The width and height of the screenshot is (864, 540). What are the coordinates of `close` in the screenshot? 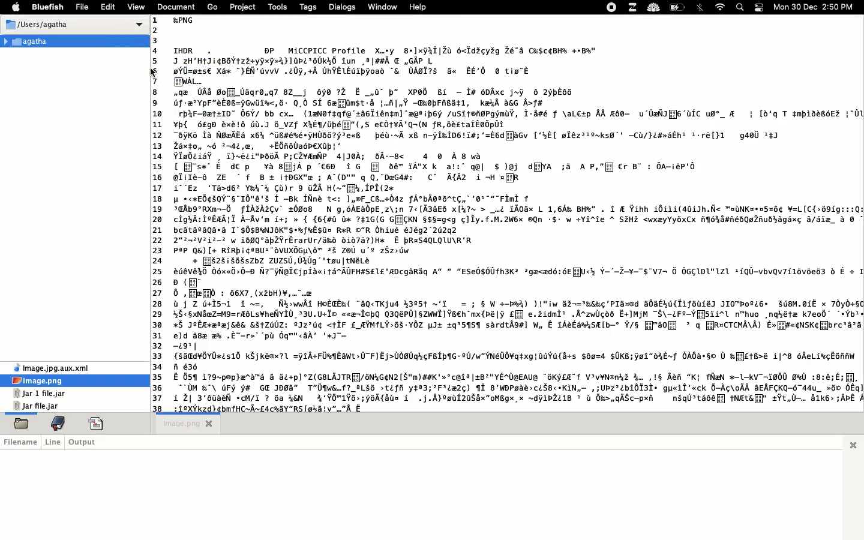 It's located at (209, 424).